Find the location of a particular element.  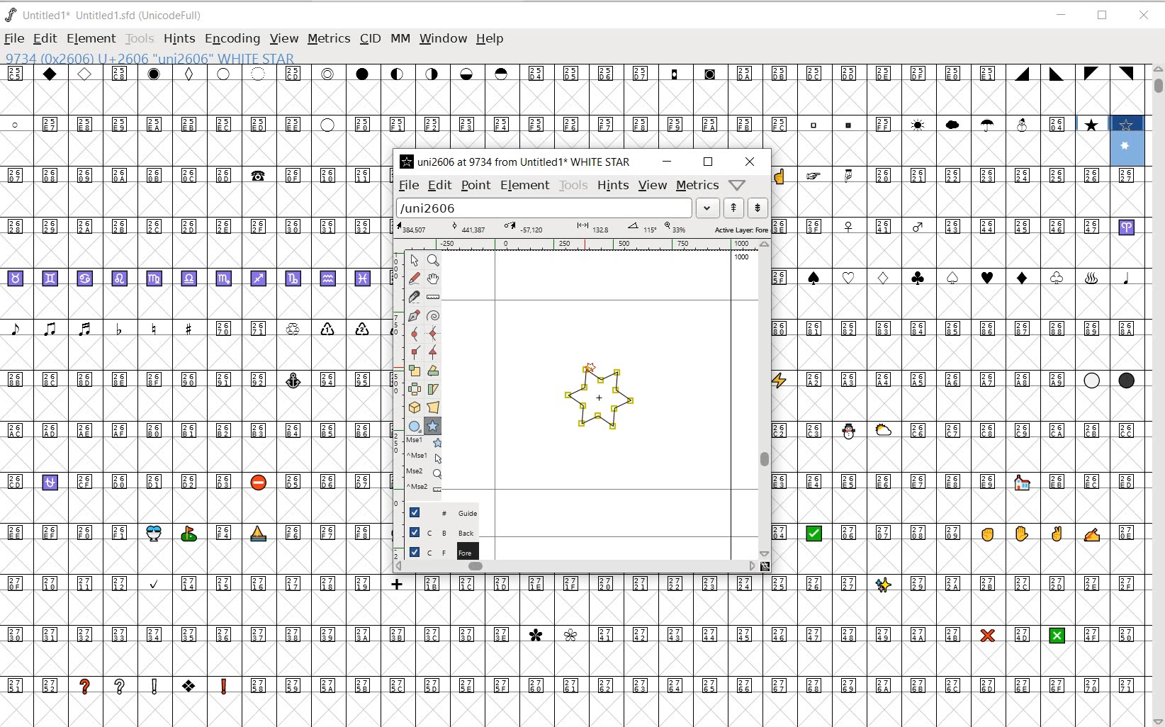

FOREGROUND is located at coordinates (435, 551).